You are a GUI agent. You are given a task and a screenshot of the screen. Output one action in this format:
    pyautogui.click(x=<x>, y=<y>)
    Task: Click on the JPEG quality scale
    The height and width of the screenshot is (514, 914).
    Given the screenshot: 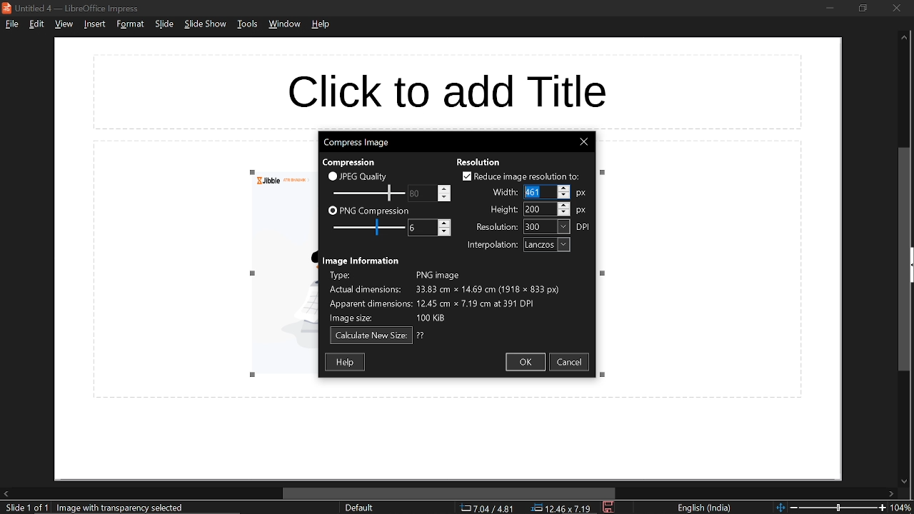 What is the action you would take?
    pyautogui.click(x=369, y=192)
    